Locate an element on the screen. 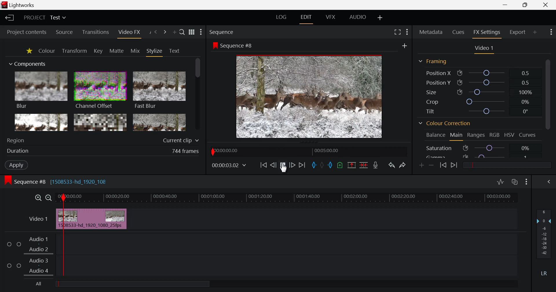  Full Screen is located at coordinates (396, 33).